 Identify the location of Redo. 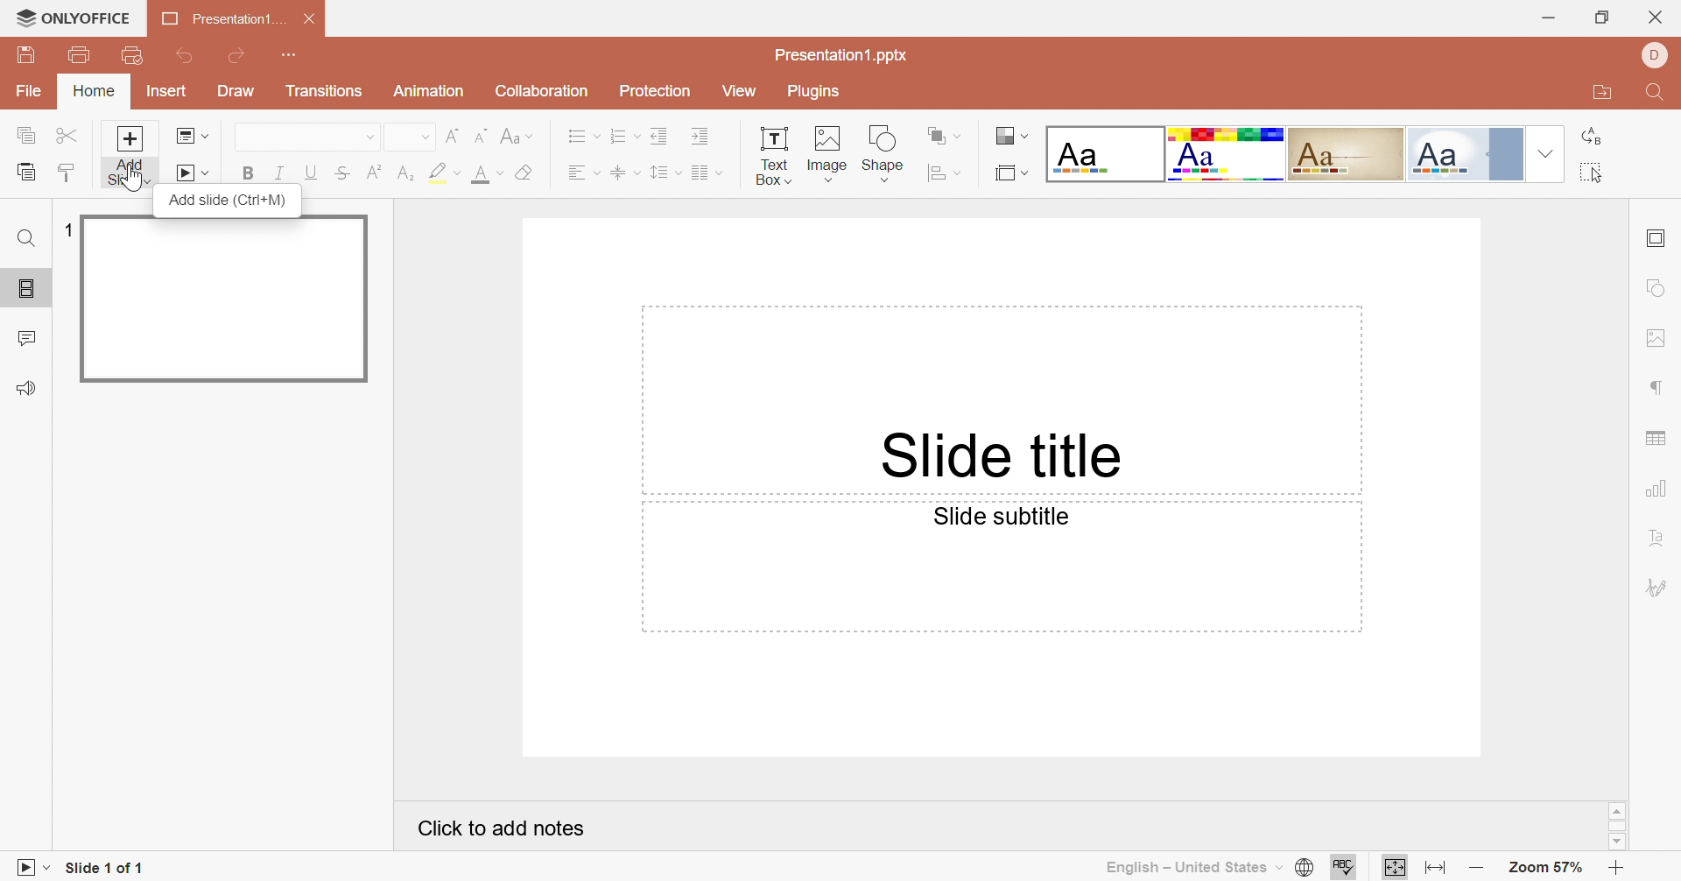
(237, 55).